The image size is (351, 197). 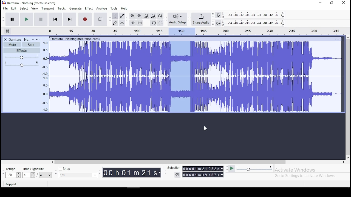 I want to click on multi tool, so click(x=122, y=22).